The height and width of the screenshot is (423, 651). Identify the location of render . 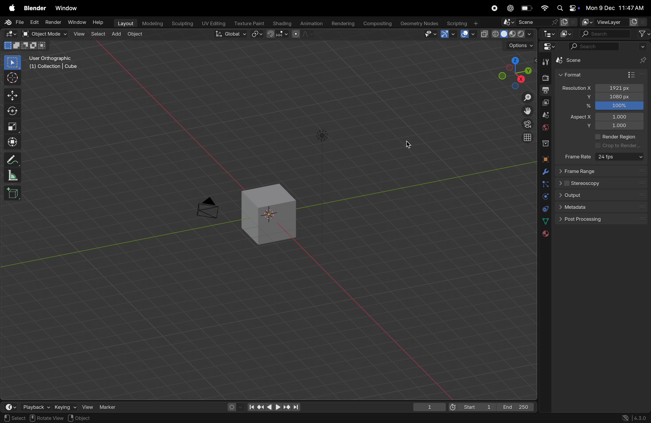
(546, 78).